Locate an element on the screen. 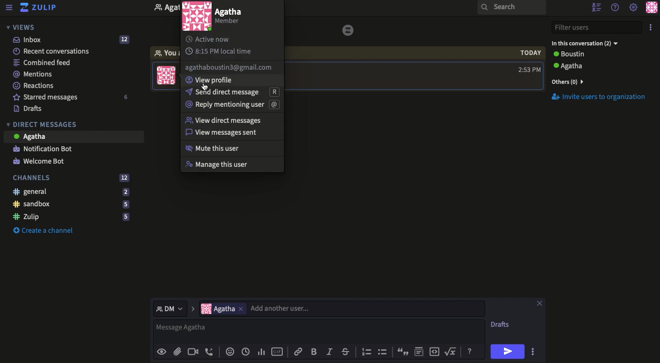 Image resolution: width=660 pixels, height=363 pixels. GIF is located at coordinates (279, 352).